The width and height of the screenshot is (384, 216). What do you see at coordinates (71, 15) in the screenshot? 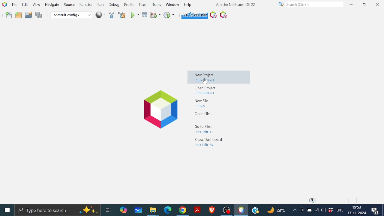
I see `Default coding` at bounding box center [71, 15].